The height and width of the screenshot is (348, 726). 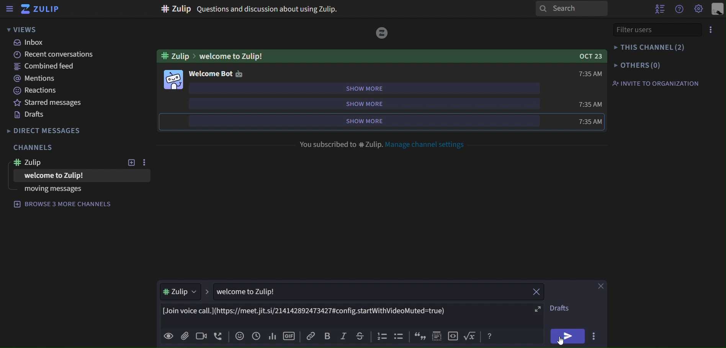 What do you see at coordinates (382, 88) in the screenshot?
I see `show more` at bounding box center [382, 88].